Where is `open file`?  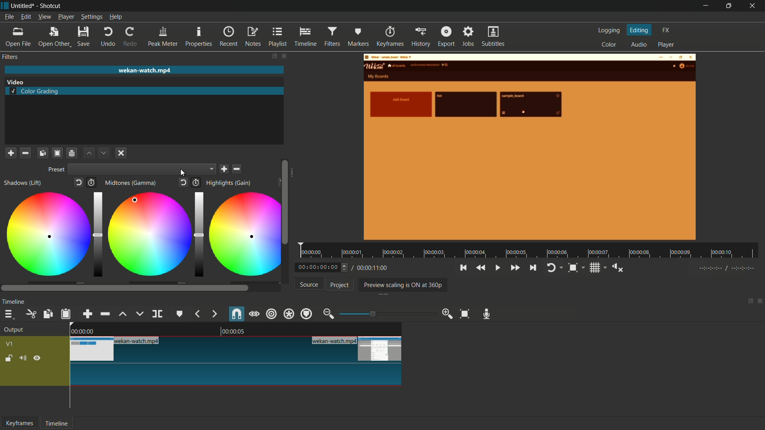
open file is located at coordinates (16, 37).